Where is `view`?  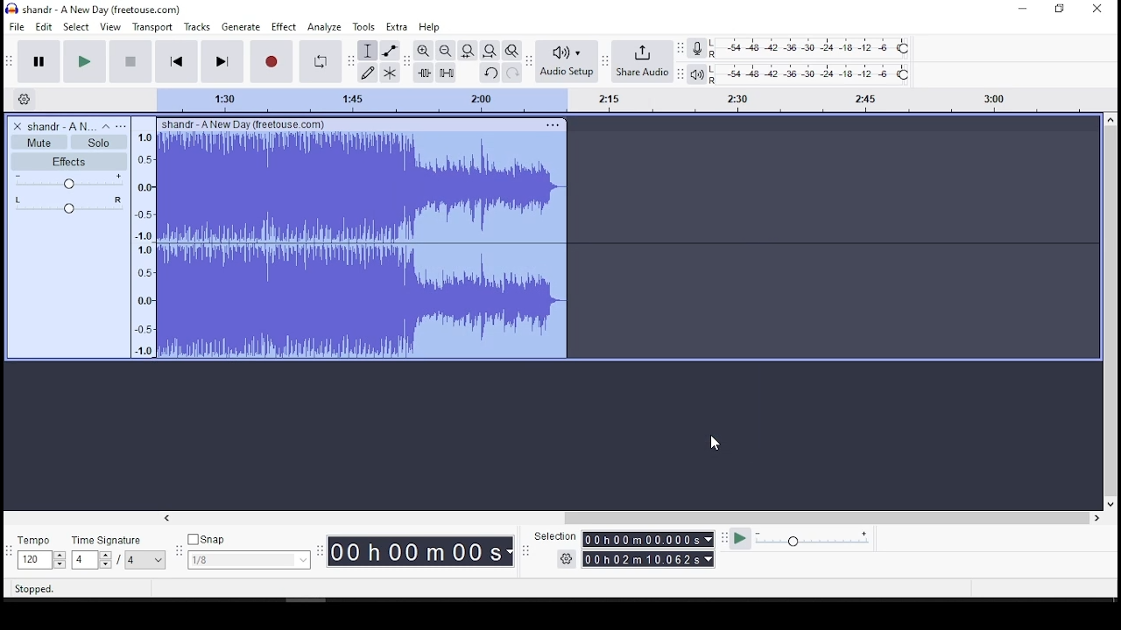 view is located at coordinates (111, 27).